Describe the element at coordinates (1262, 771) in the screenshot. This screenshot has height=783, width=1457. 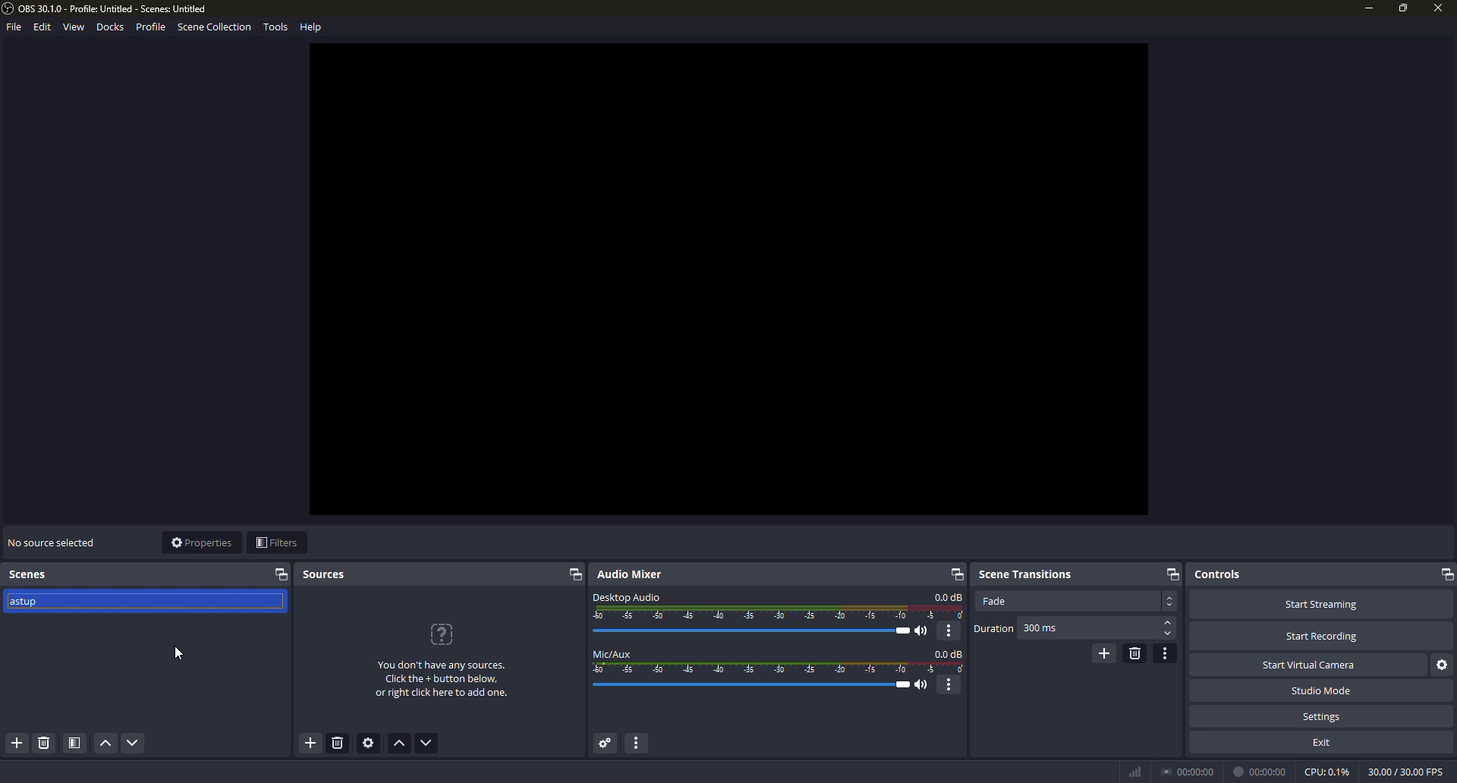
I see `time` at that location.